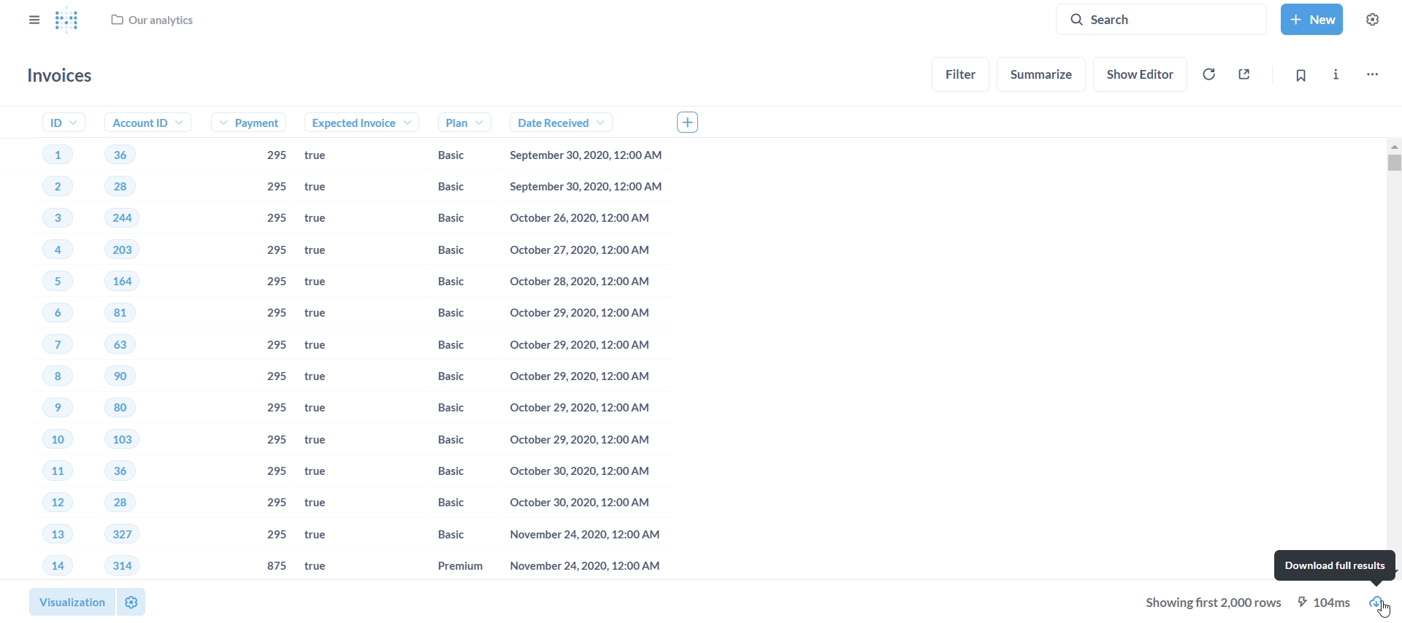 This screenshot has width=1402, height=623. I want to click on Basic, so click(440, 252).